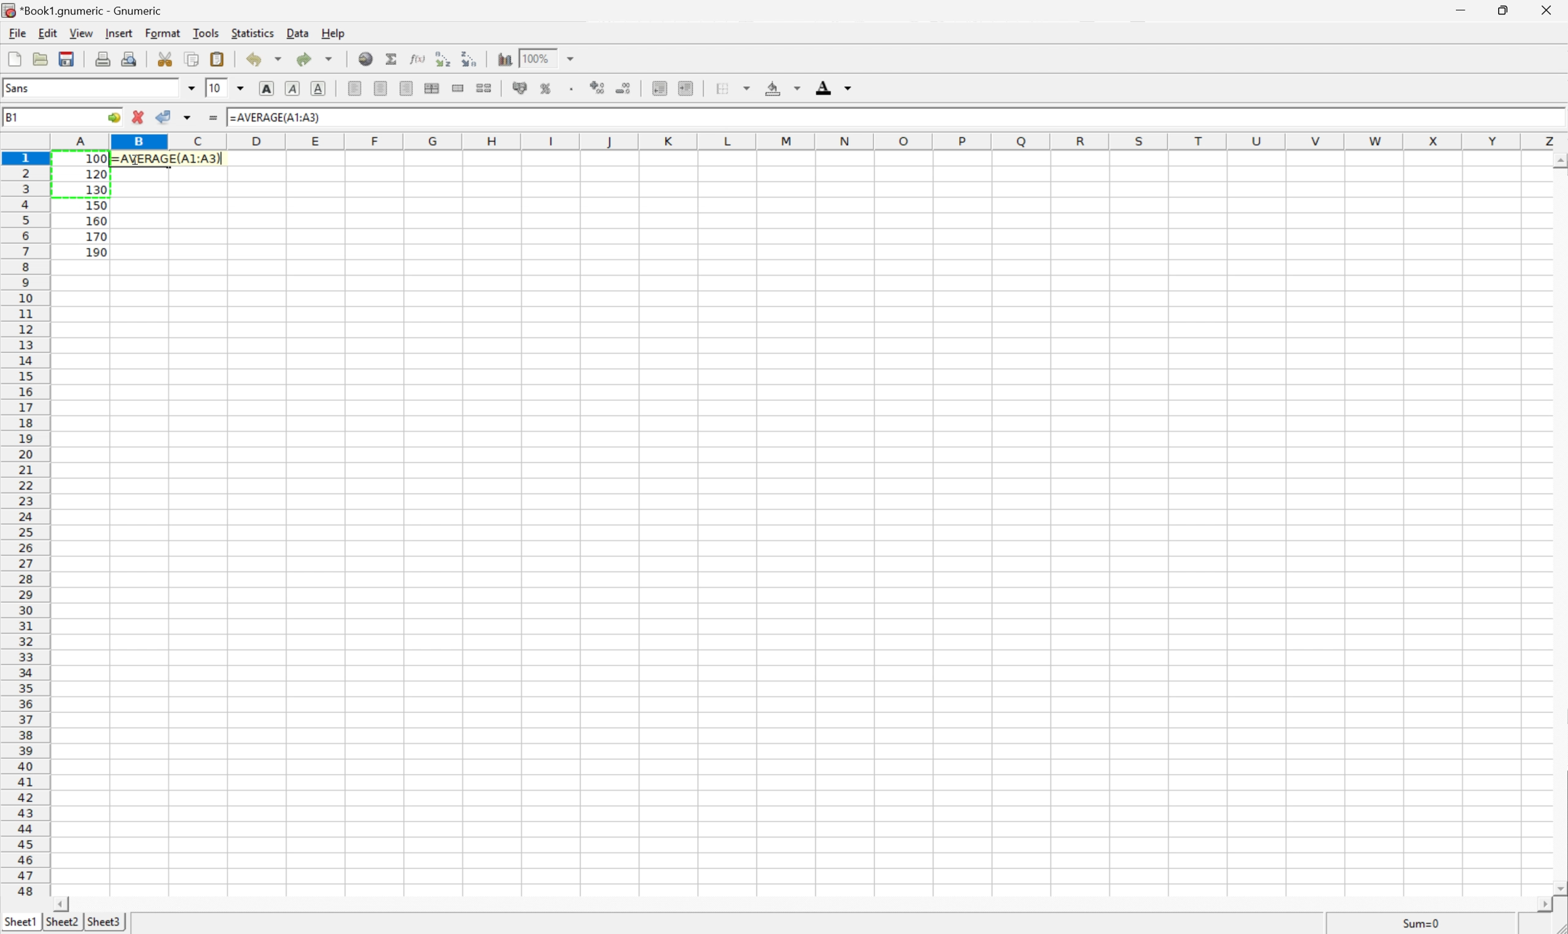 The height and width of the screenshot is (934, 1568). I want to click on Go to, so click(115, 118).